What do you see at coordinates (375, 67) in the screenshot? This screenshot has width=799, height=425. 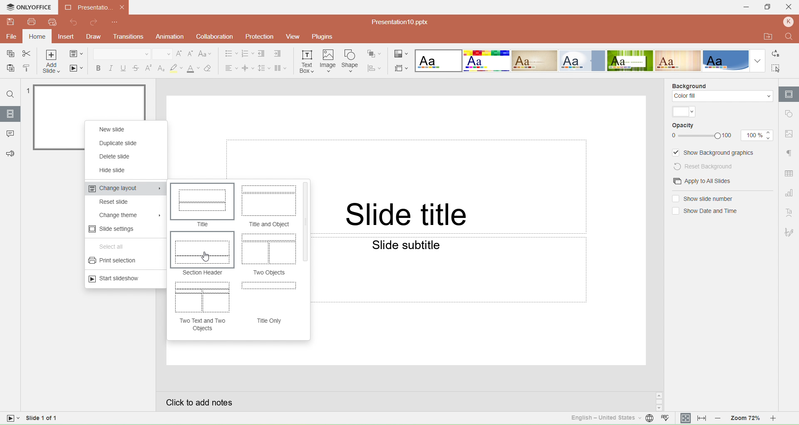 I see `Align shape` at bounding box center [375, 67].